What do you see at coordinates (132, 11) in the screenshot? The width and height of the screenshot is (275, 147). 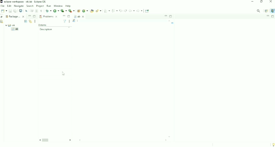 I see `Back` at bounding box center [132, 11].